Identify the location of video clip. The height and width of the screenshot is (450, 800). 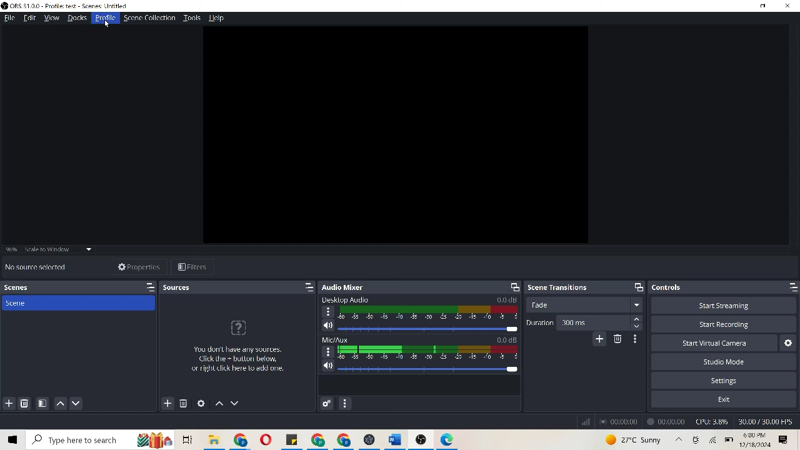
(398, 137).